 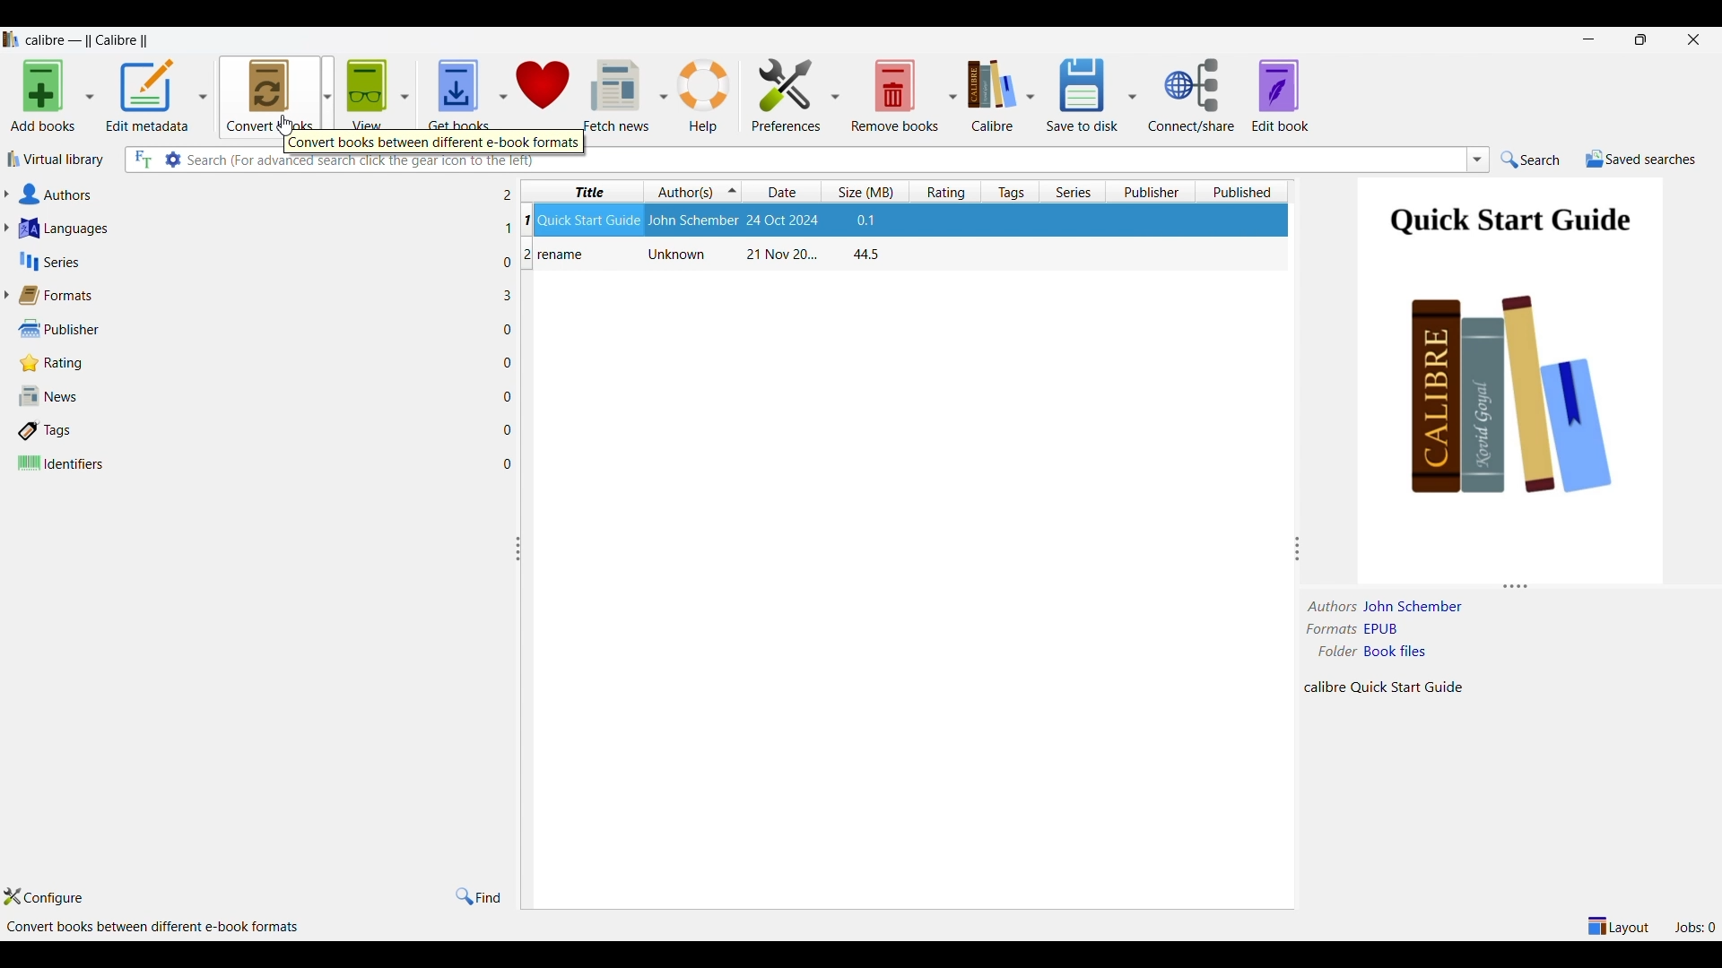 I want to click on Change height of panels attached, so click(x=1494, y=585).